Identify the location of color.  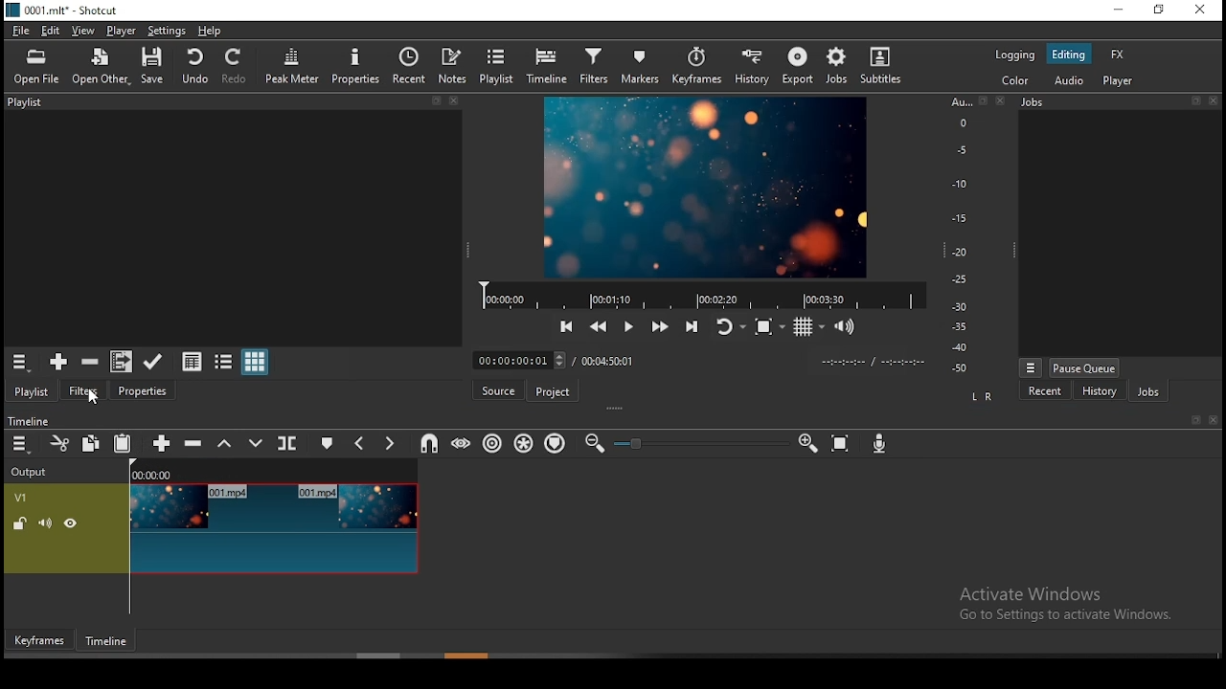
(1011, 80).